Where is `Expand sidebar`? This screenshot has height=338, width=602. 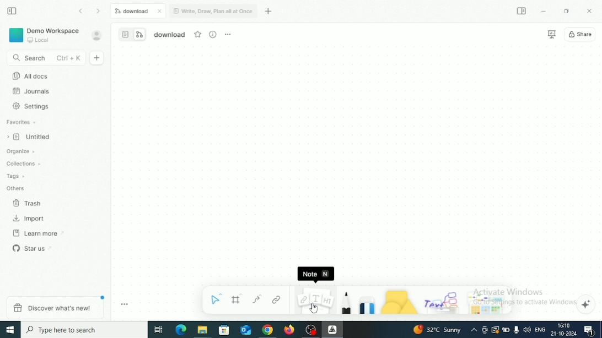
Expand sidebar is located at coordinates (522, 12).